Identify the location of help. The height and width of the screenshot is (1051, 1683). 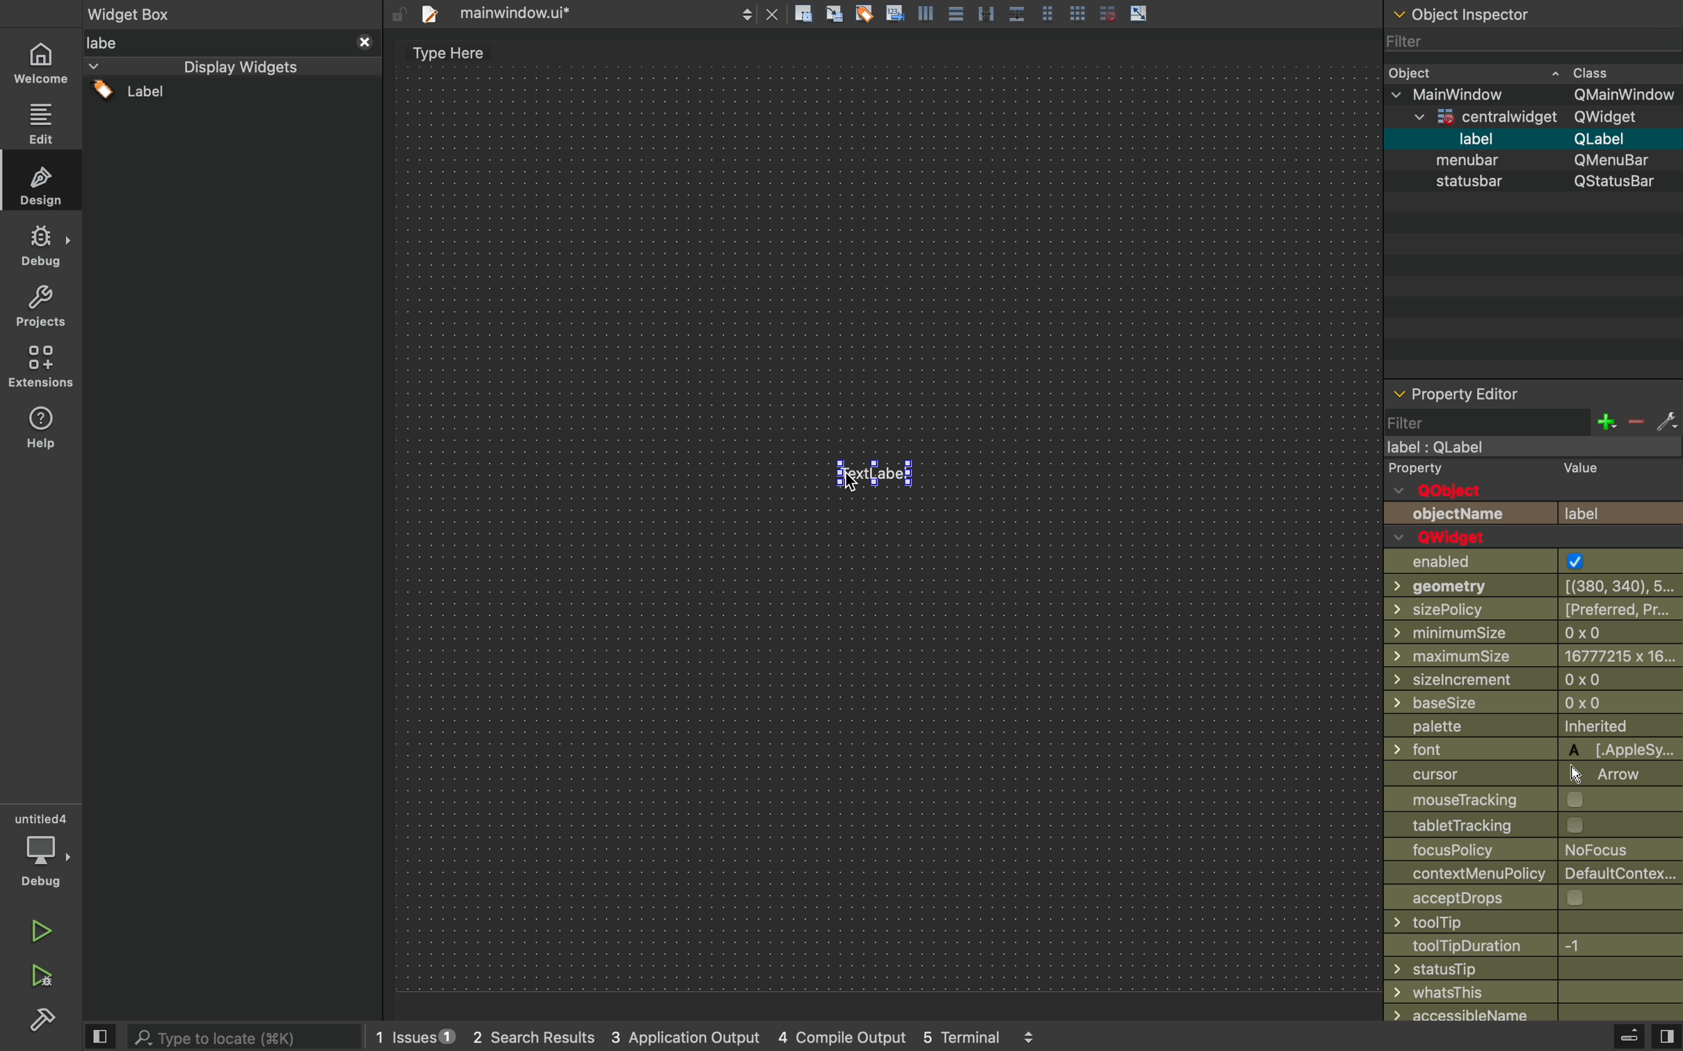
(42, 432).